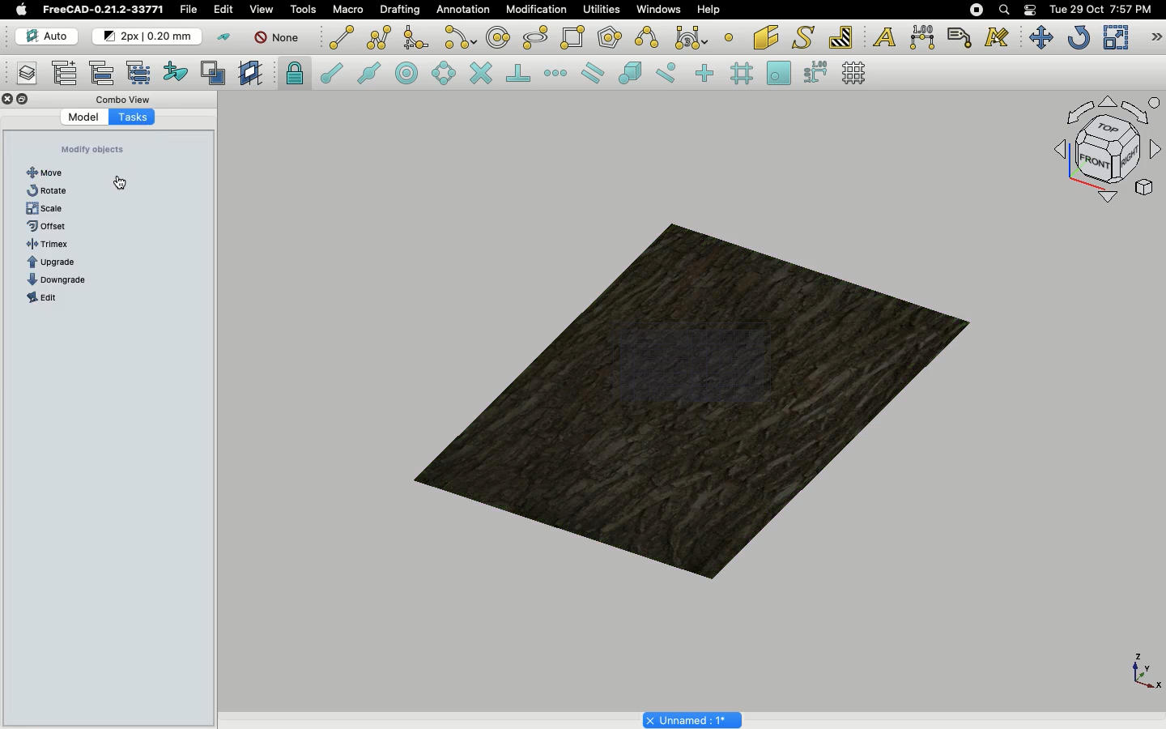 The image size is (1166, 729). What do you see at coordinates (693, 37) in the screenshot?
I see `Bezier tools` at bounding box center [693, 37].